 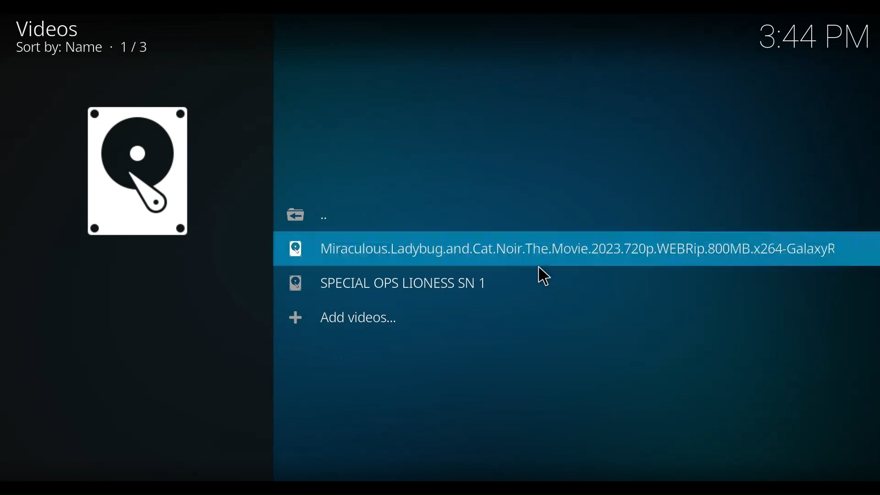 I want to click on Movie File, so click(x=389, y=284).